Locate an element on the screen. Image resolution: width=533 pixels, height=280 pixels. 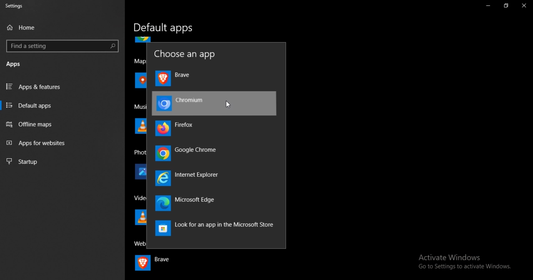
apps for websites is located at coordinates (61, 144).